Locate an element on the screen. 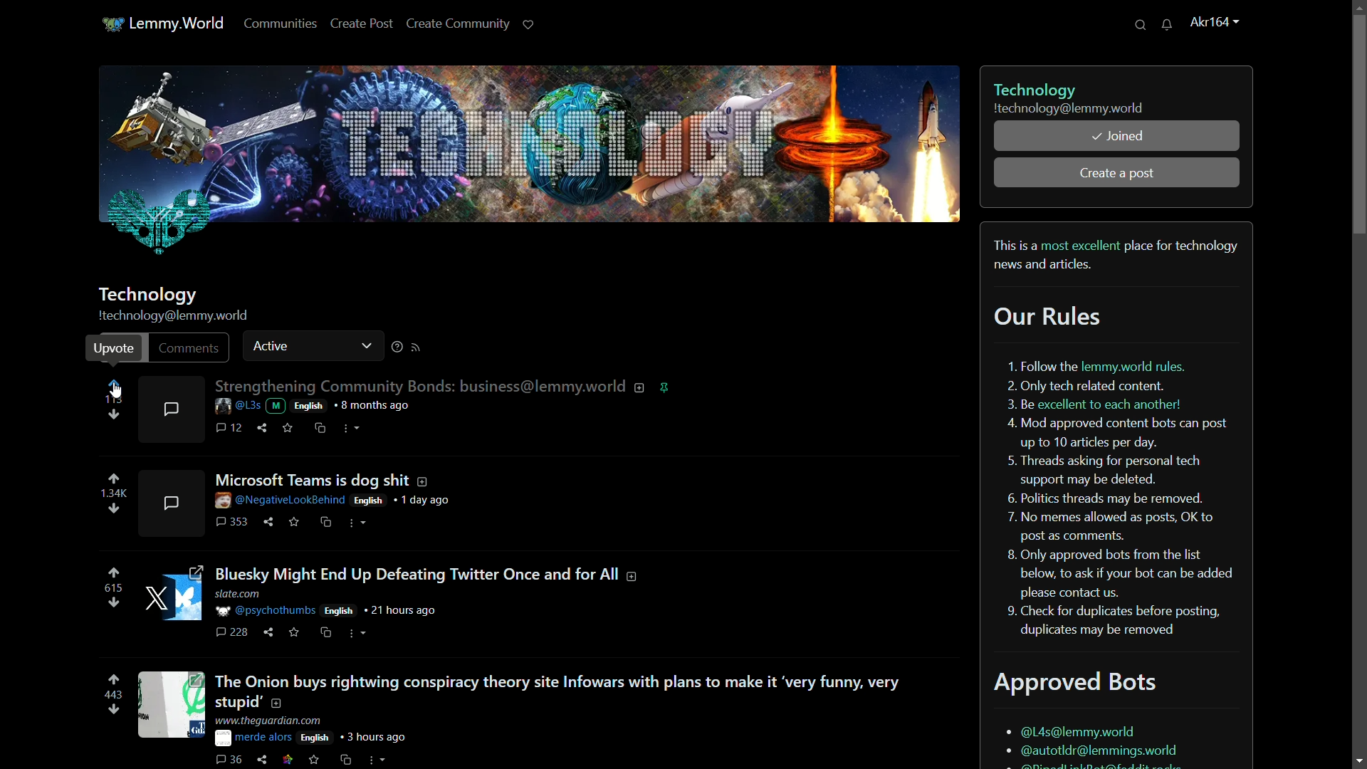 The height and width of the screenshot is (769, 1367). post-1 is located at coordinates (448, 384).